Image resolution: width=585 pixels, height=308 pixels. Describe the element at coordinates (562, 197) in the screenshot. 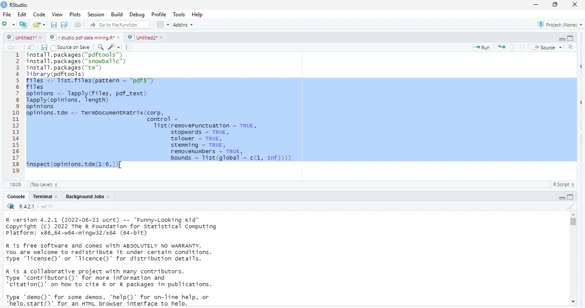

I see `hide r script` at that location.